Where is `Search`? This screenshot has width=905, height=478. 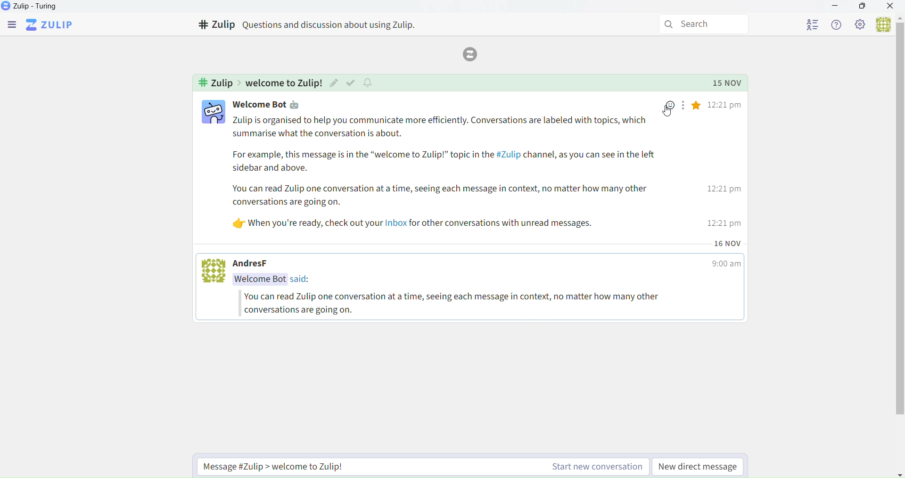
Search is located at coordinates (699, 23).